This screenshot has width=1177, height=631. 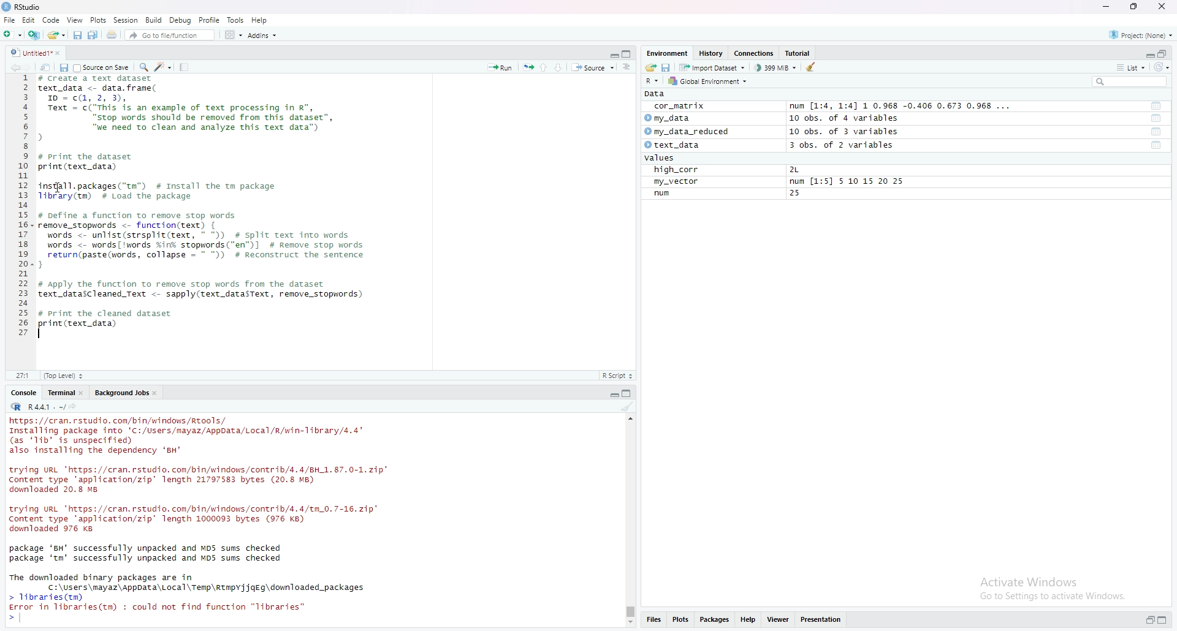 I want to click on list, so click(x=1133, y=68).